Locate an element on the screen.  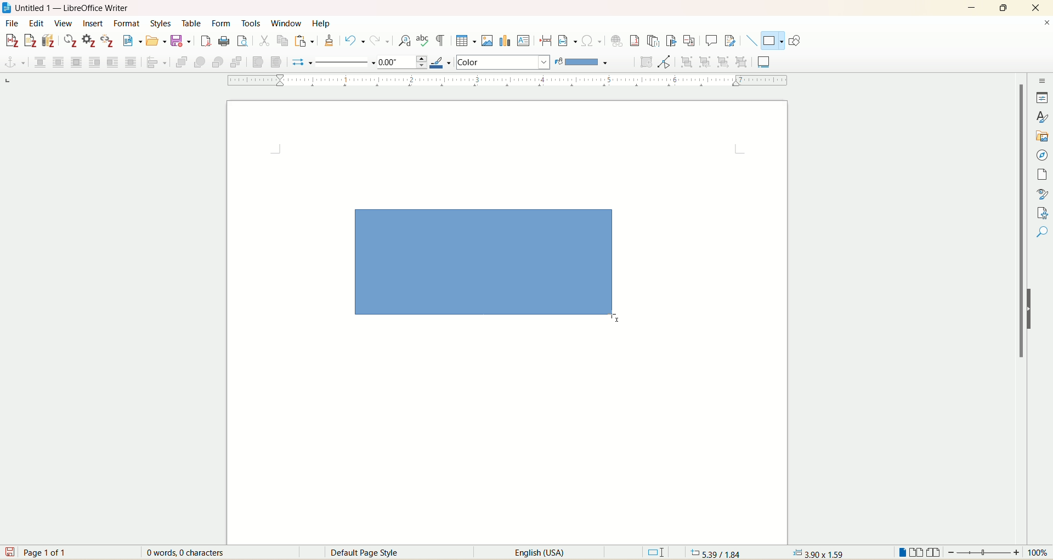
after is located at coordinates (112, 61).